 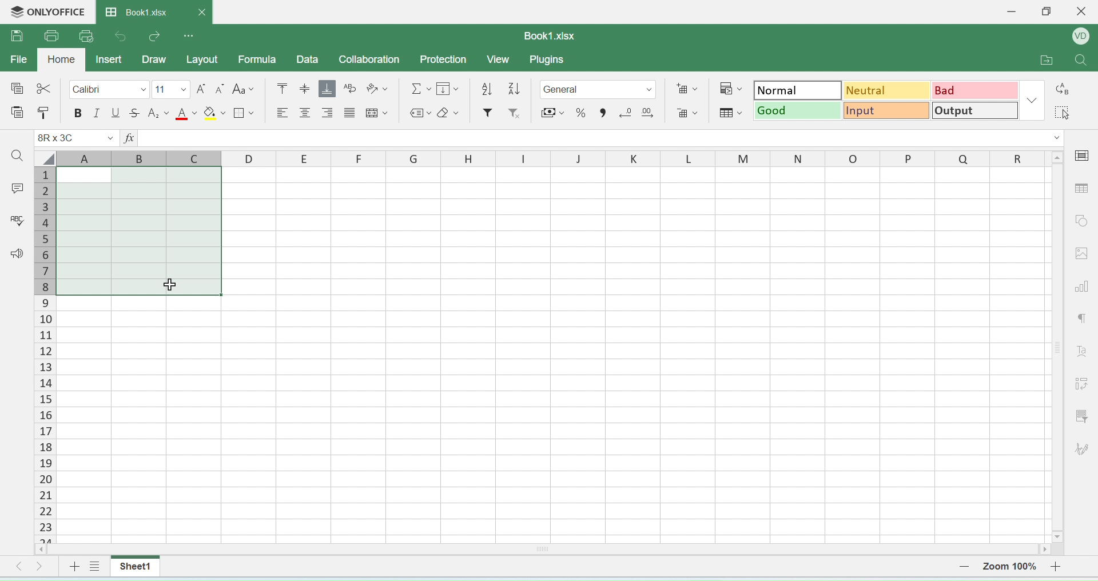 I want to click on align right, so click(x=329, y=112).